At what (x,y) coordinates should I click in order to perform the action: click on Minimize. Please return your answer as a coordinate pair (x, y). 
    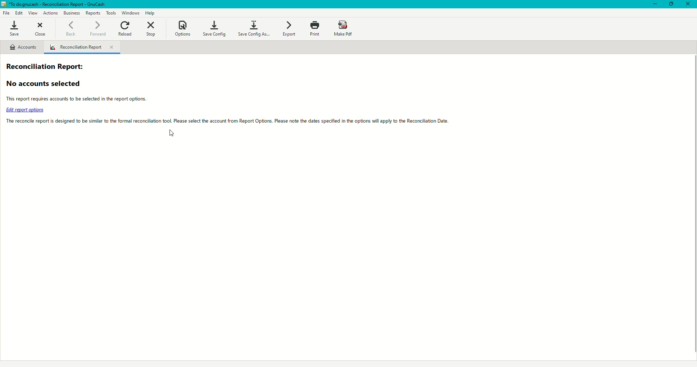
    Looking at the image, I should click on (651, 5).